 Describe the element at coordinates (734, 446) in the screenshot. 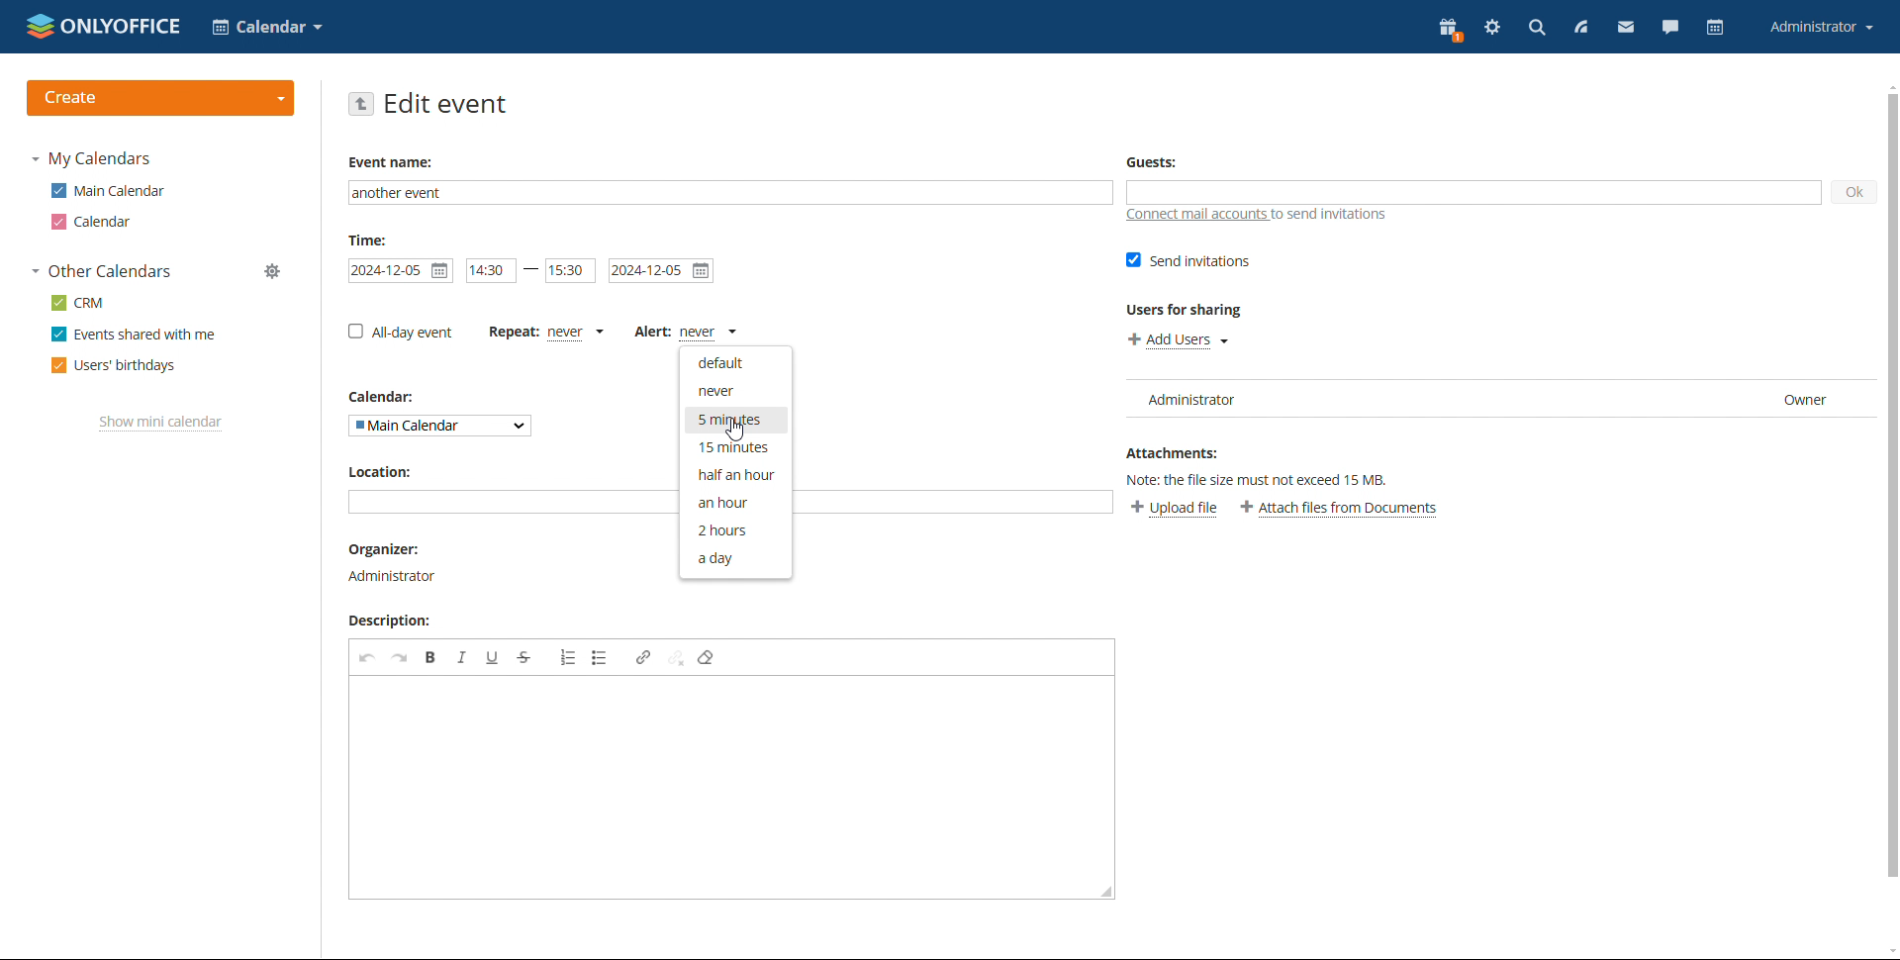

I see `15 minutes` at that location.